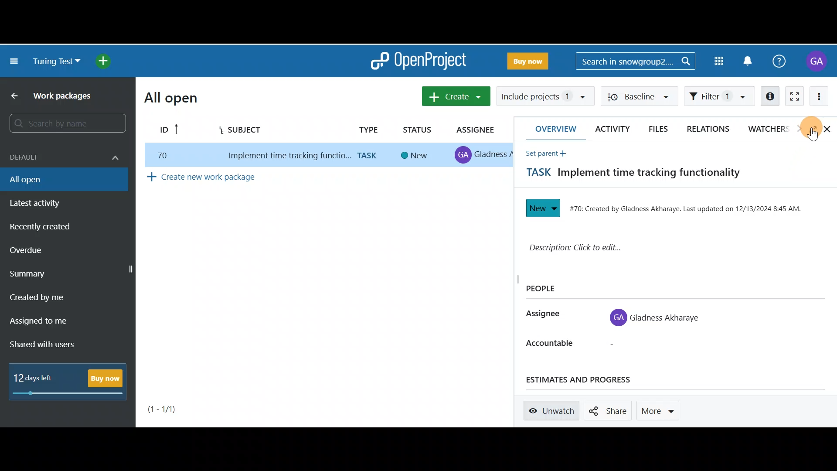 The width and height of the screenshot is (837, 471). Describe the element at coordinates (62, 153) in the screenshot. I see `Default` at that location.